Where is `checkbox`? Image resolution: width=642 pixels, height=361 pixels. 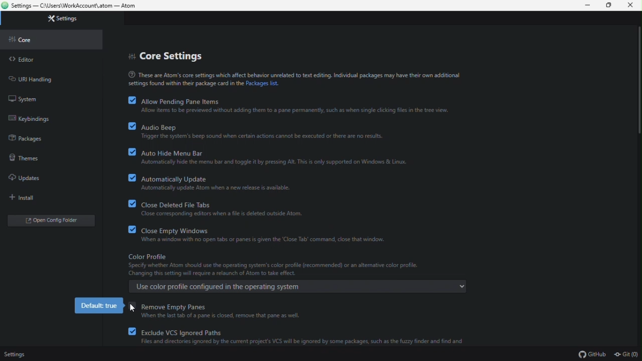
checkbox is located at coordinates (128, 151).